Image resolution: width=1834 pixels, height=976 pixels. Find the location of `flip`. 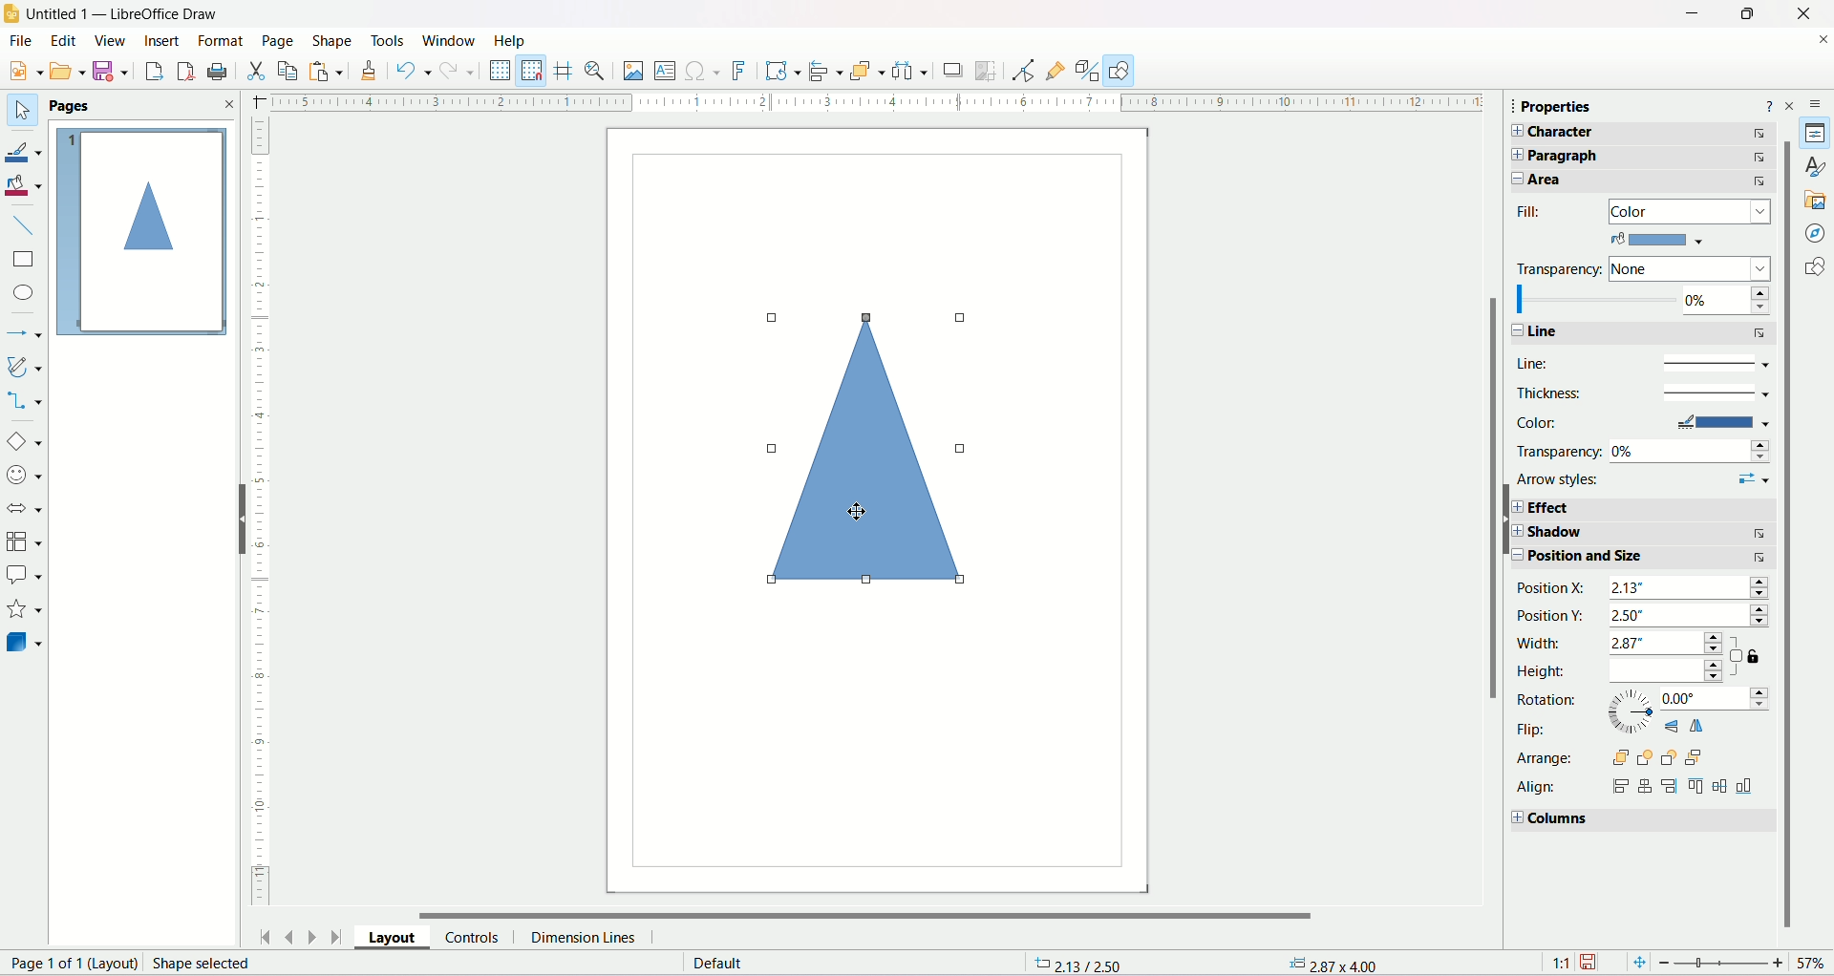

flip is located at coordinates (1634, 732).